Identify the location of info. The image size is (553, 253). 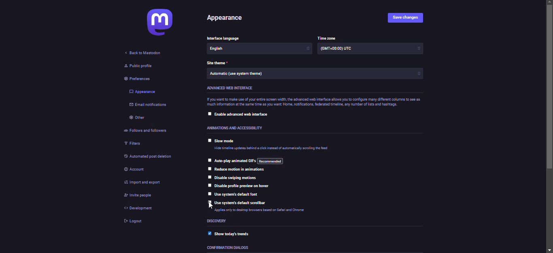
(314, 102).